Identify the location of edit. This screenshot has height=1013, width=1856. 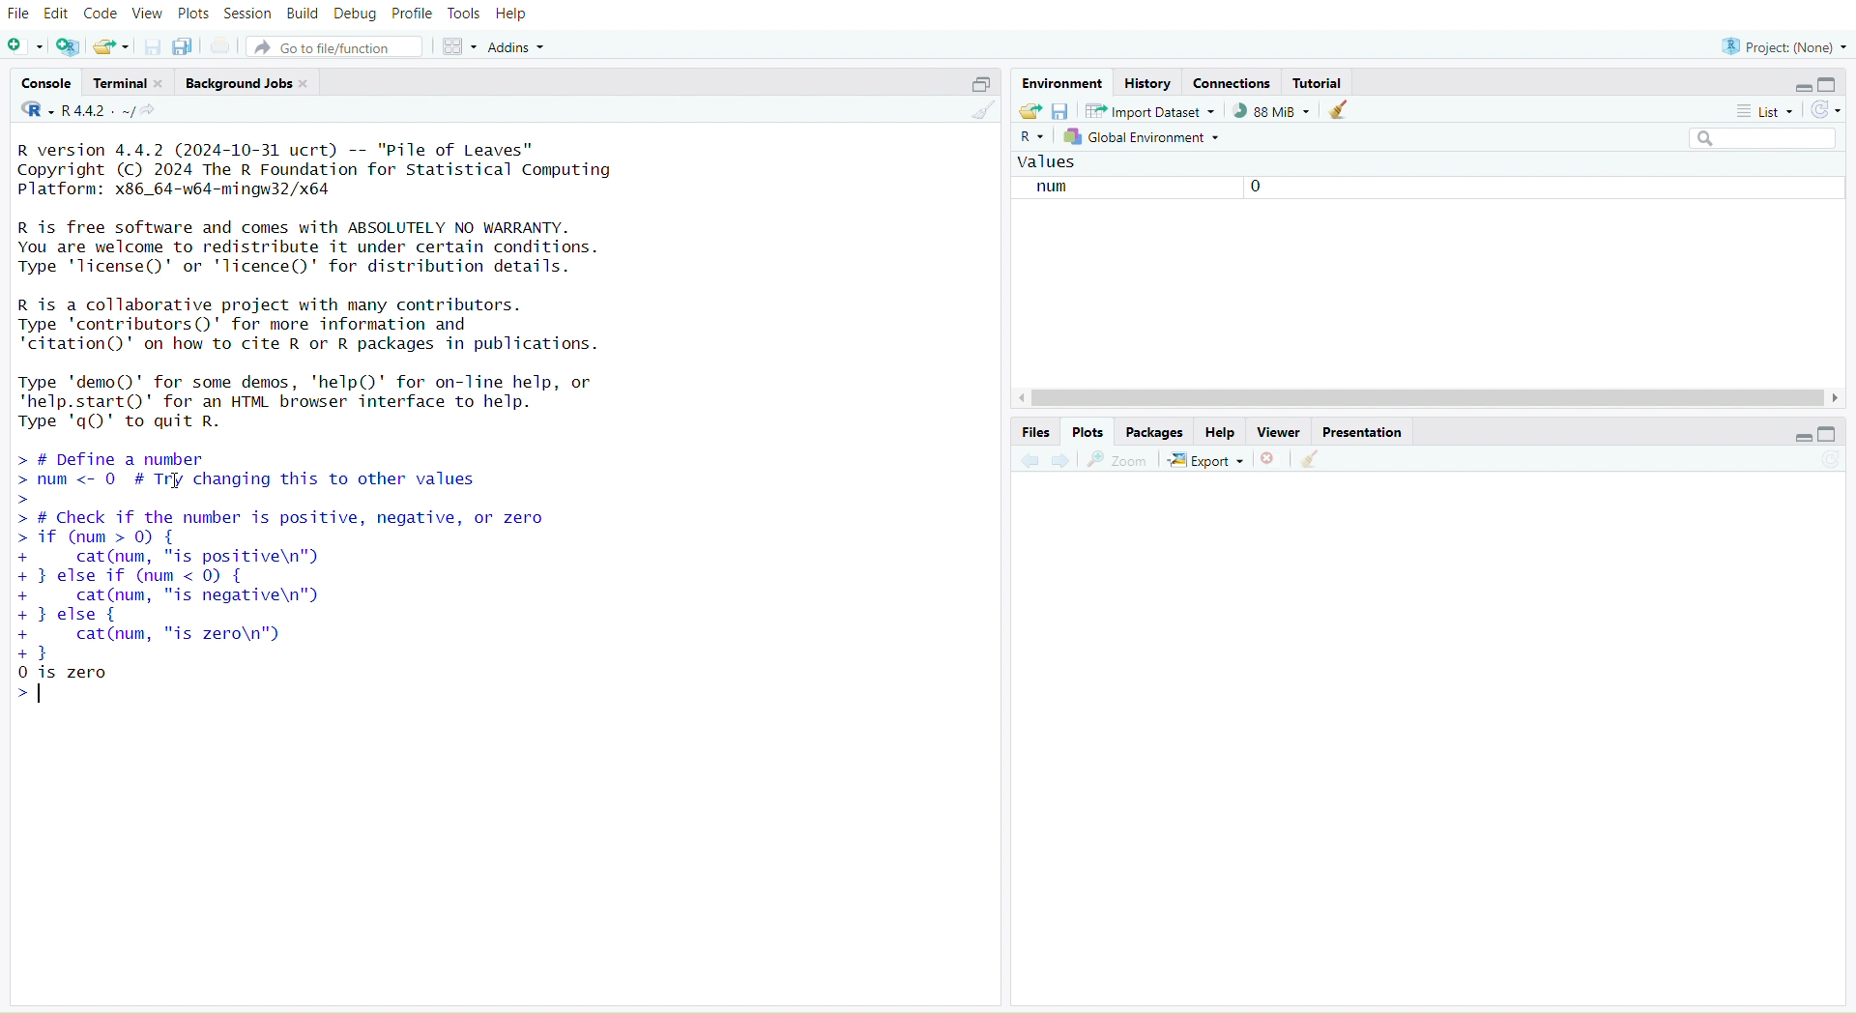
(60, 13).